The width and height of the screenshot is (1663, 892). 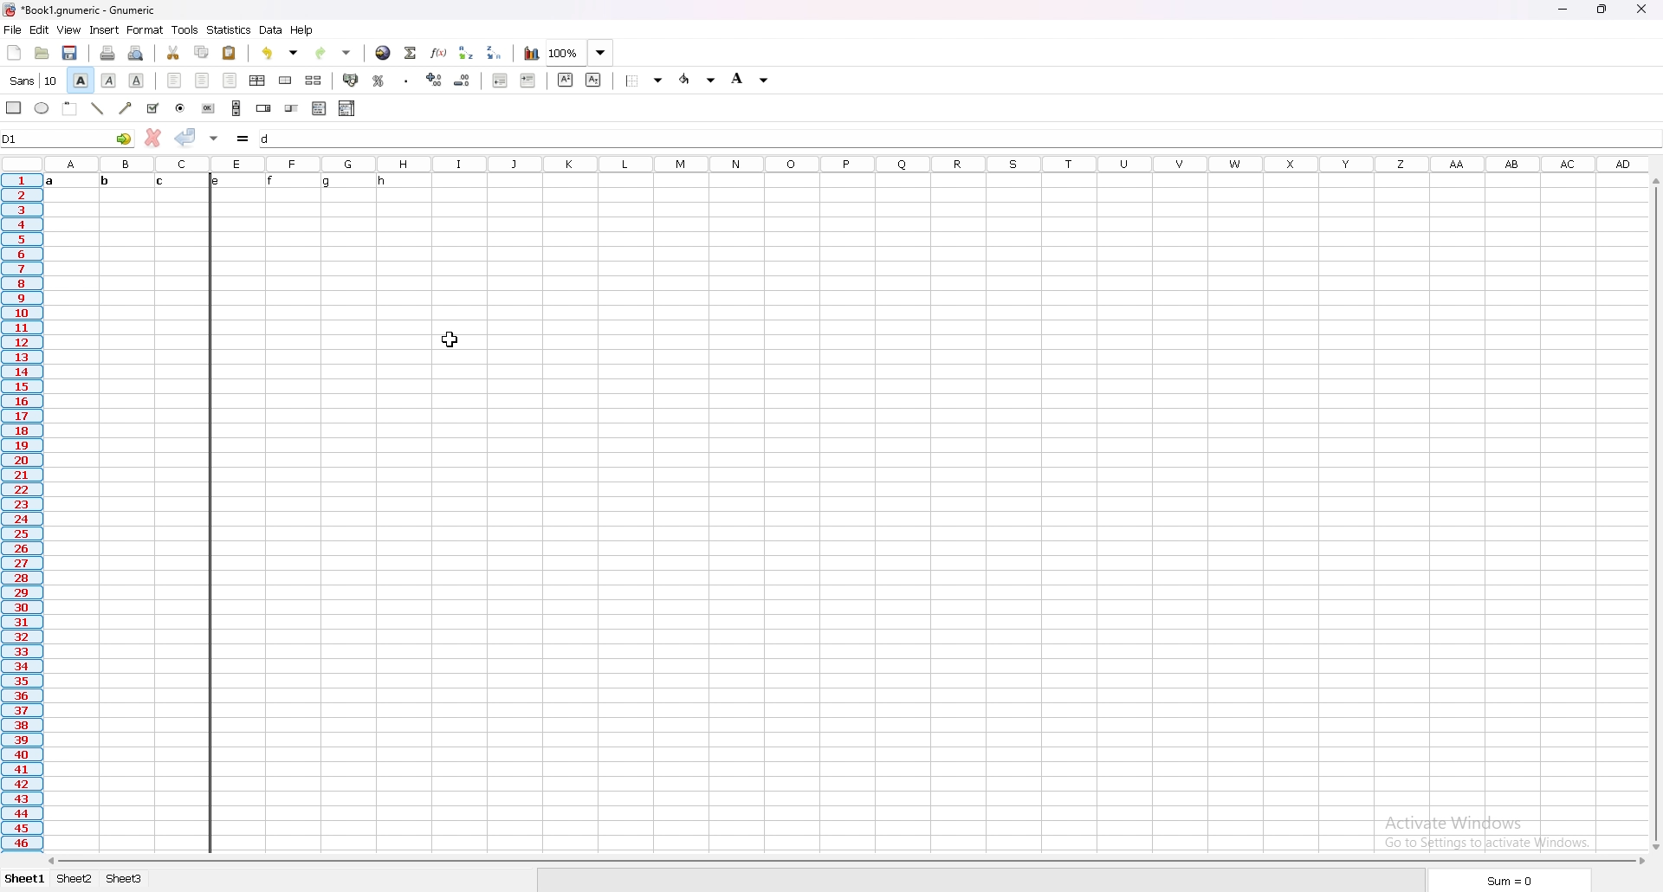 What do you see at coordinates (174, 80) in the screenshot?
I see `left align` at bounding box center [174, 80].